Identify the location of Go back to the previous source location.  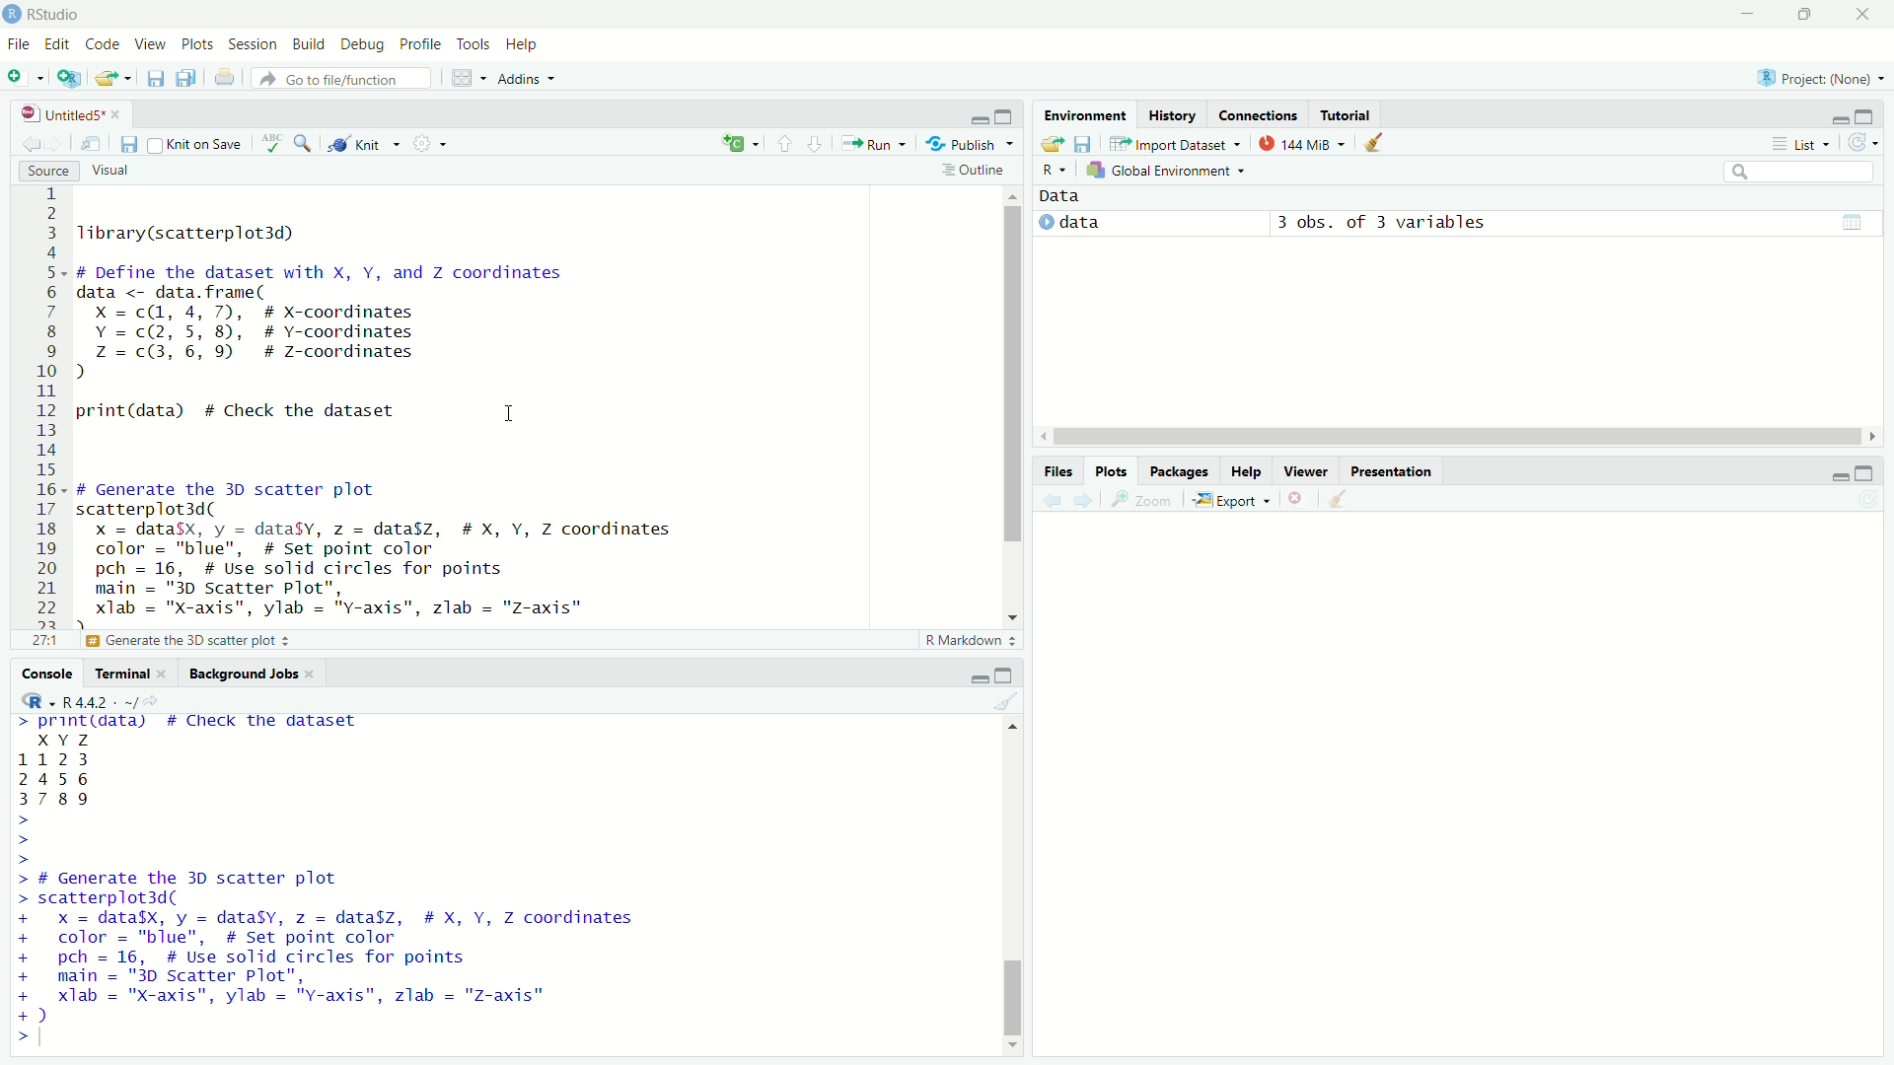
(29, 144).